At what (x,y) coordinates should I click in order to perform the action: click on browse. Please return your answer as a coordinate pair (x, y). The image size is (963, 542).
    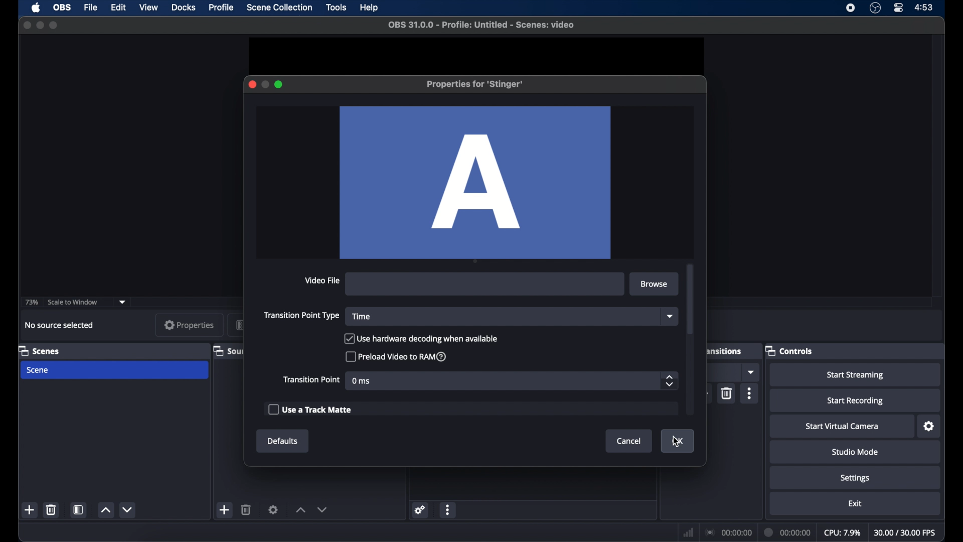
    Looking at the image, I should click on (655, 284).